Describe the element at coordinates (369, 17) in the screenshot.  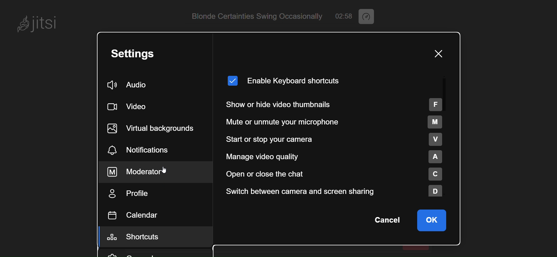
I see `performance setting` at that location.